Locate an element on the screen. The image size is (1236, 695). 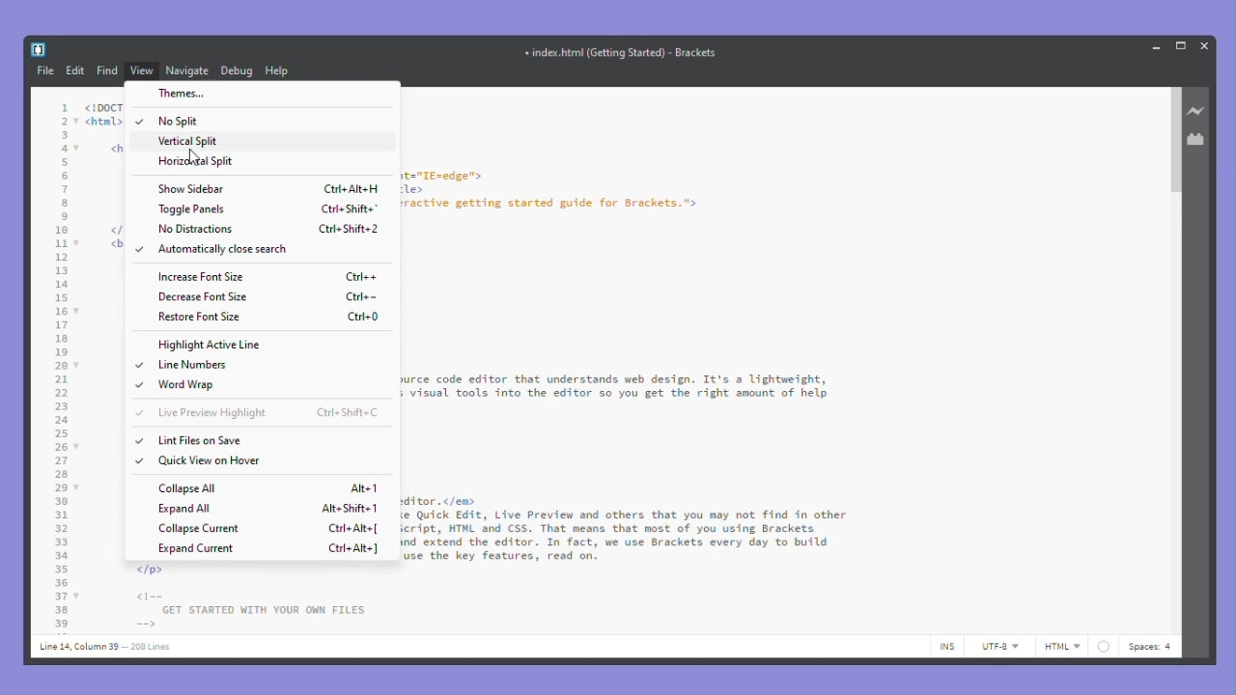
code fold is located at coordinates (77, 310).